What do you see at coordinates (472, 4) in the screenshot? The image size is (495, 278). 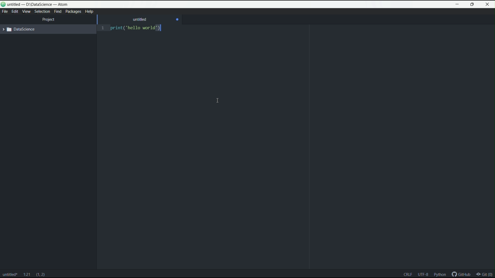 I see `maximize or restore` at bounding box center [472, 4].